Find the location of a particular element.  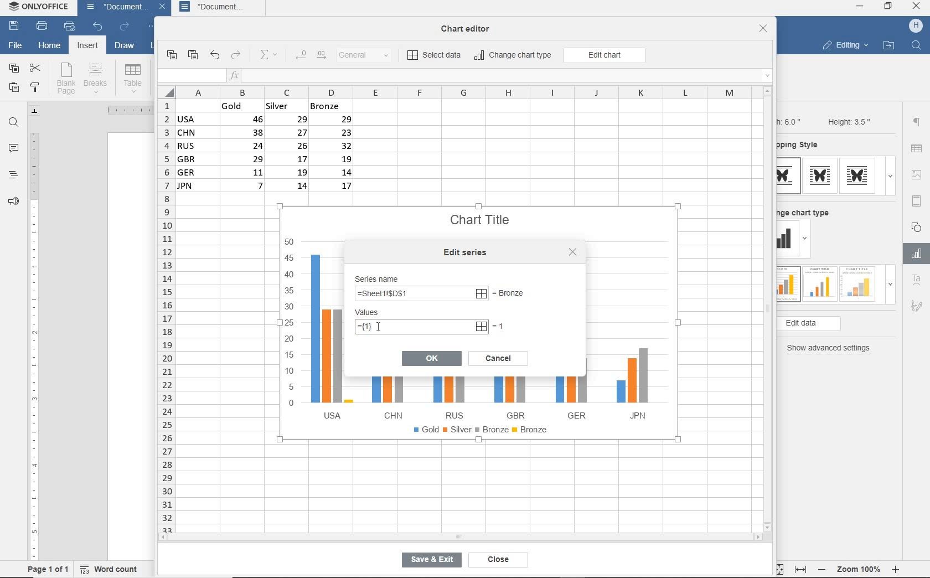

dropdown is located at coordinates (890, 287).